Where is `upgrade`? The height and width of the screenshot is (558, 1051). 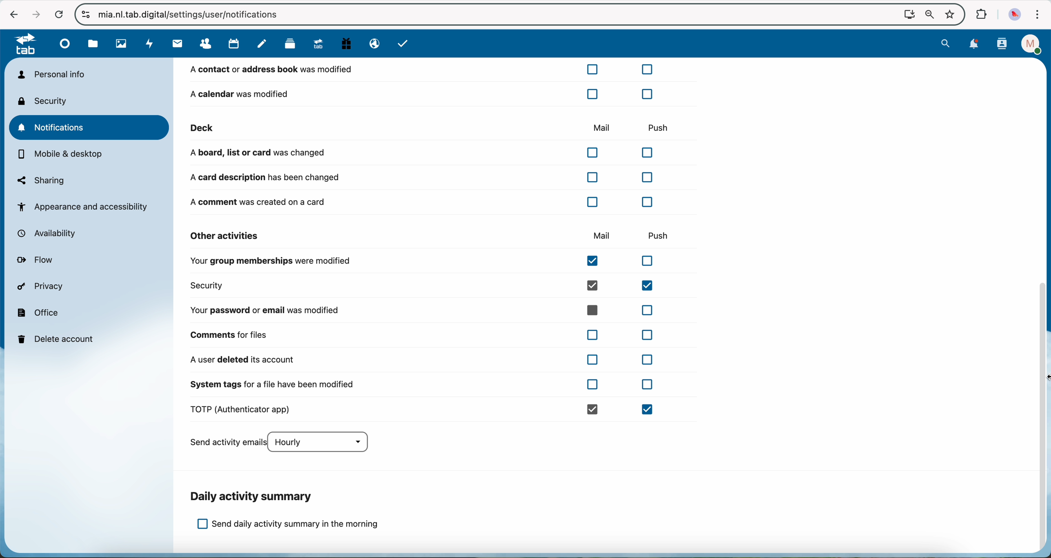
upgrade is located at coordinates (321, 45).